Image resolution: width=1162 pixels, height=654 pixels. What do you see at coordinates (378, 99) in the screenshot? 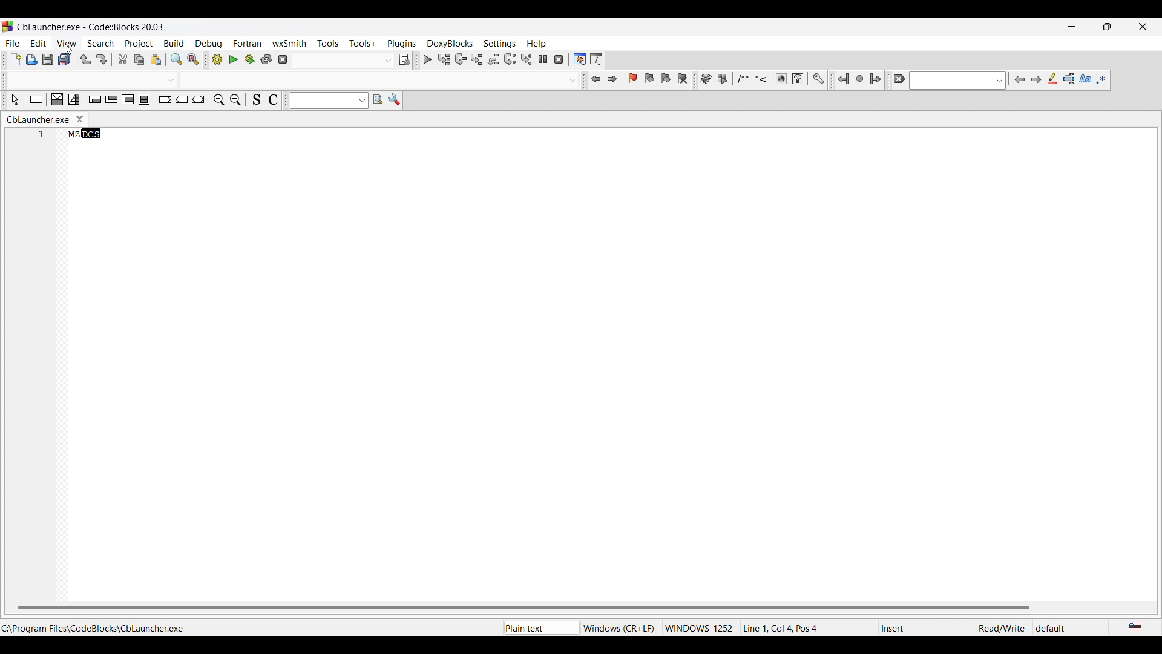
I see `Run search` at bounding box center [378, 99].